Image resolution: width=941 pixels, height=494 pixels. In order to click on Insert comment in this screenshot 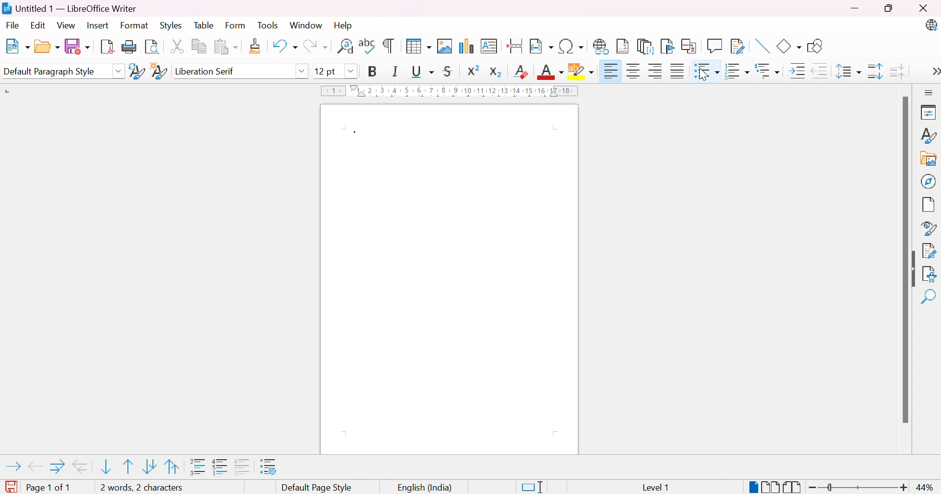, I will do `click(715, 46)`.